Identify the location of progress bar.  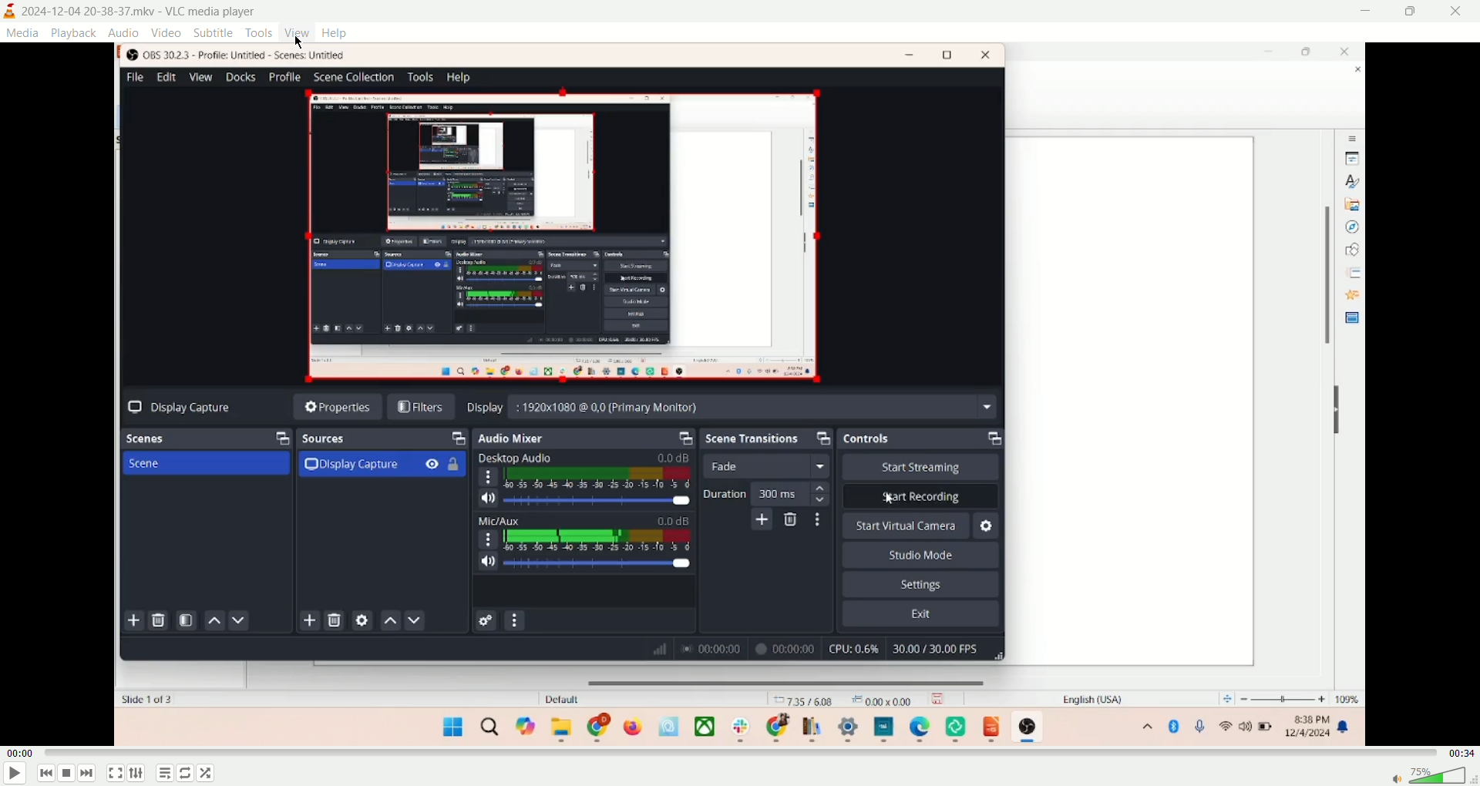
(742, 752).